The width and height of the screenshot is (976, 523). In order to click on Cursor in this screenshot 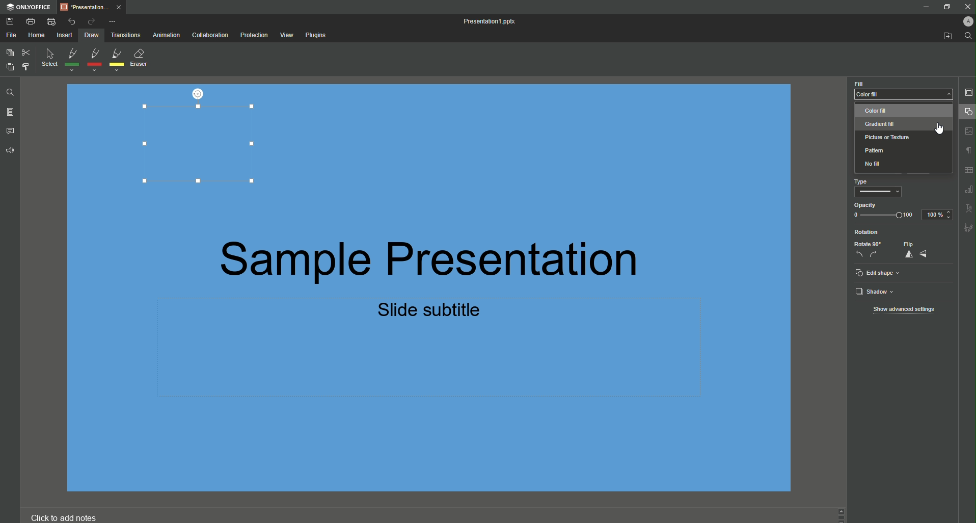, I will do `click(966, 113)`.